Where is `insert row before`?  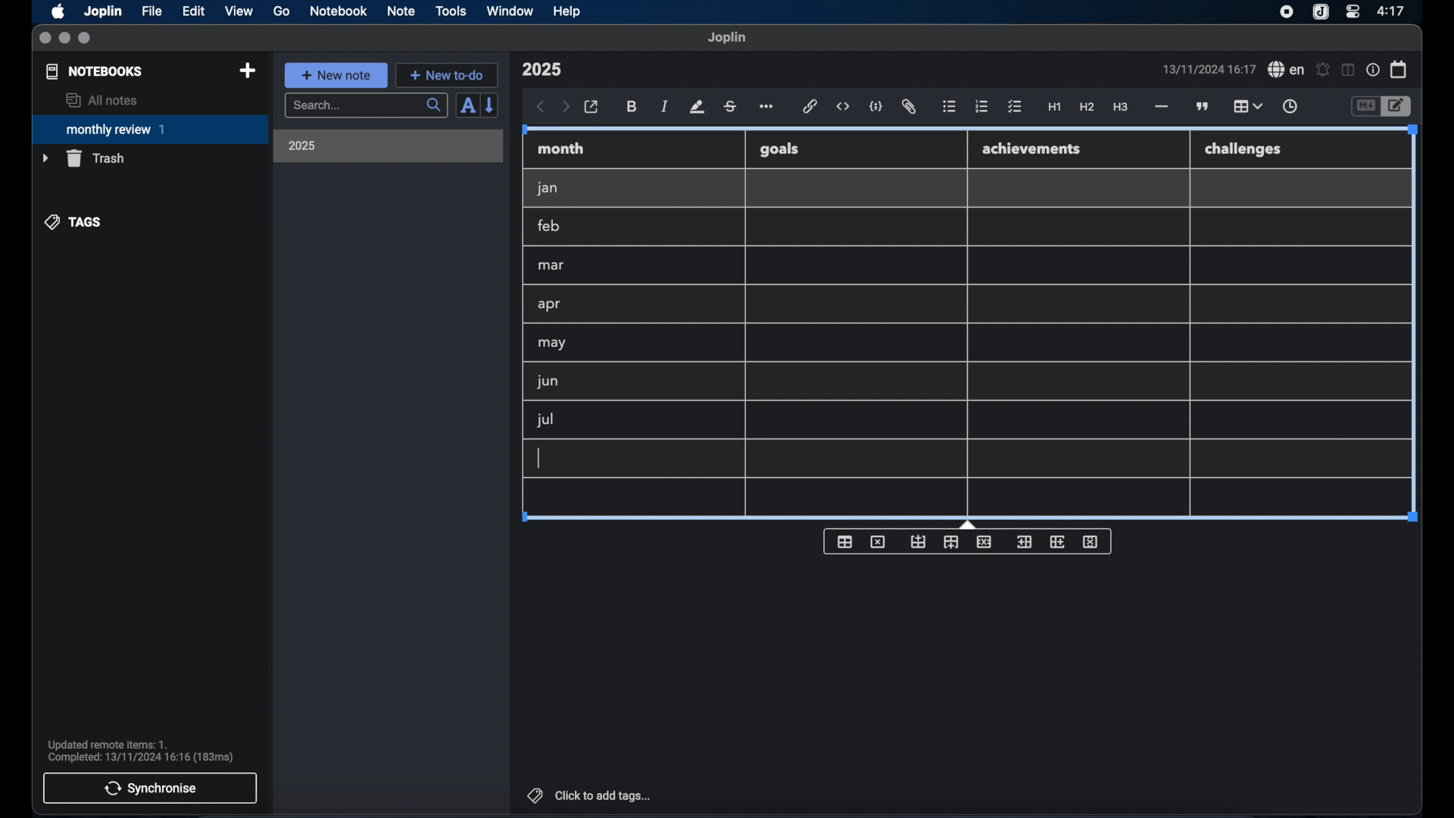
insert row before is located at coordinates (919, 542).